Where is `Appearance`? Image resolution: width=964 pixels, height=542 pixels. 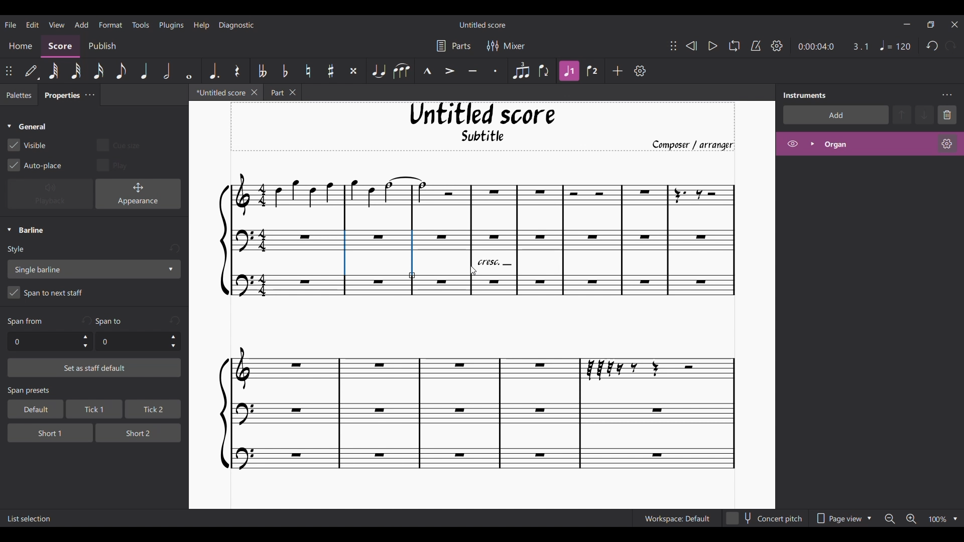
Appearance is located at coordinates (138, 194).